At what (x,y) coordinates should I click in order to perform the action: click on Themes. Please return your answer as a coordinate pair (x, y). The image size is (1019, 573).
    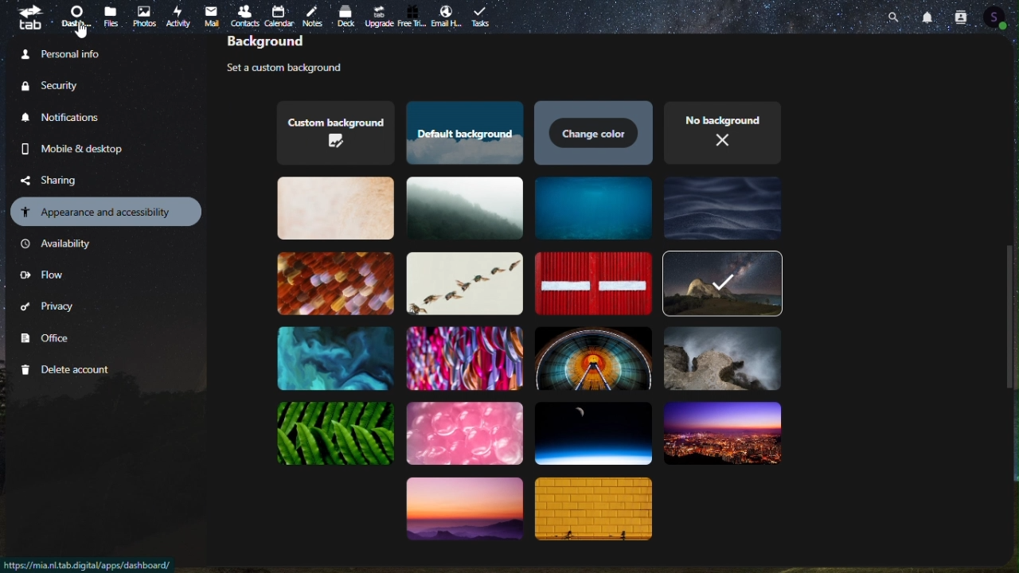
    Looking at the image, I should click on (461, 134).